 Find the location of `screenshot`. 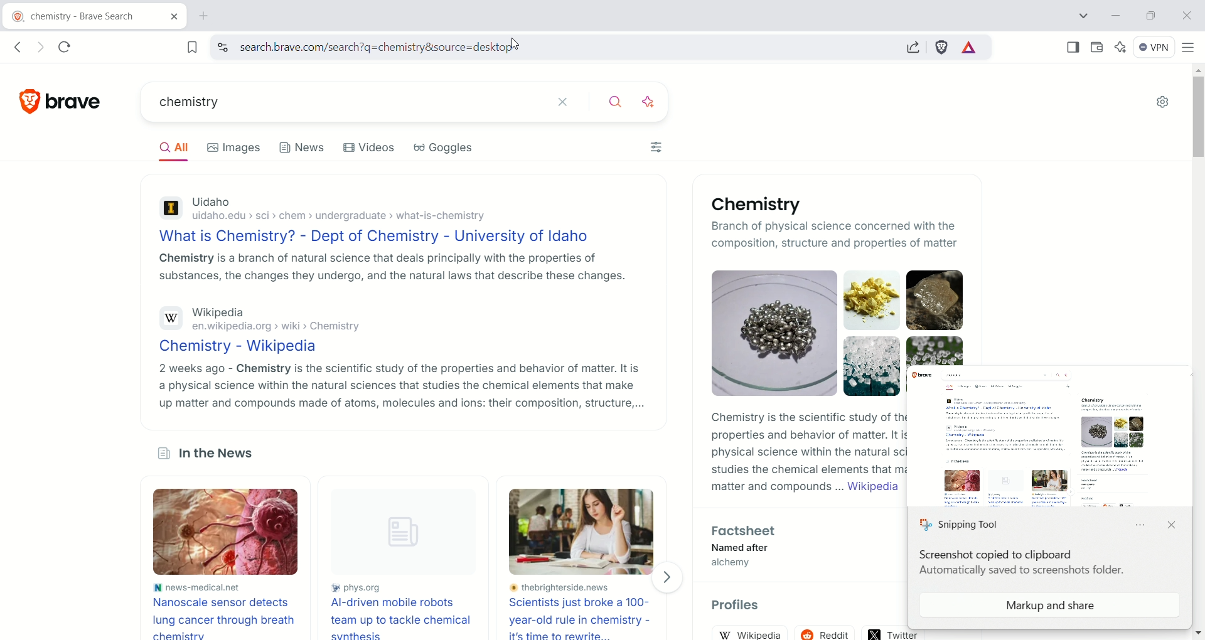

screenshot is located at coordinates (1047, 432).